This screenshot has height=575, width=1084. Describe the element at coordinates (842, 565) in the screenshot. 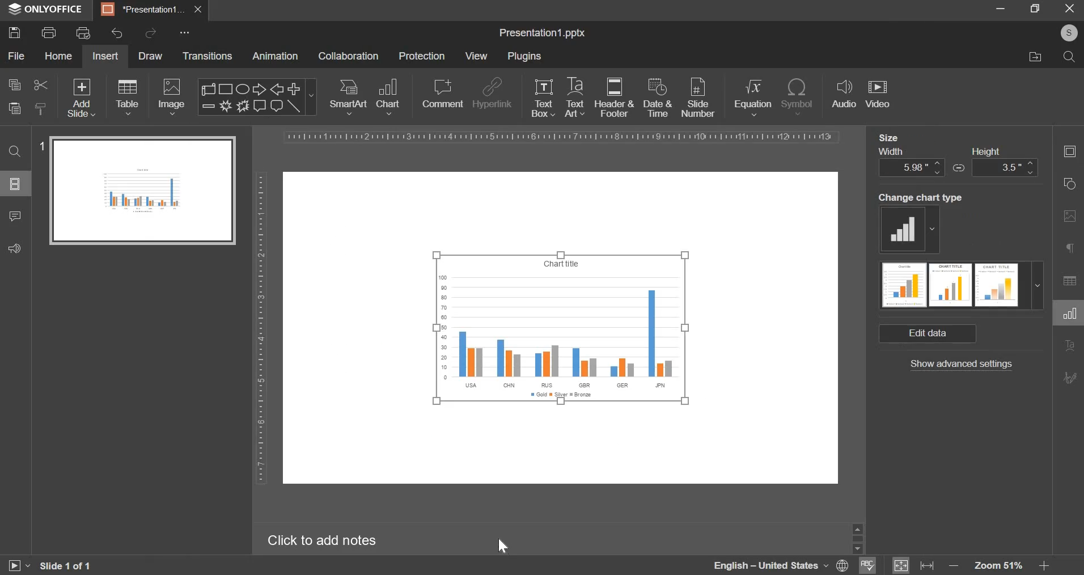

I see `set document language` at that location.